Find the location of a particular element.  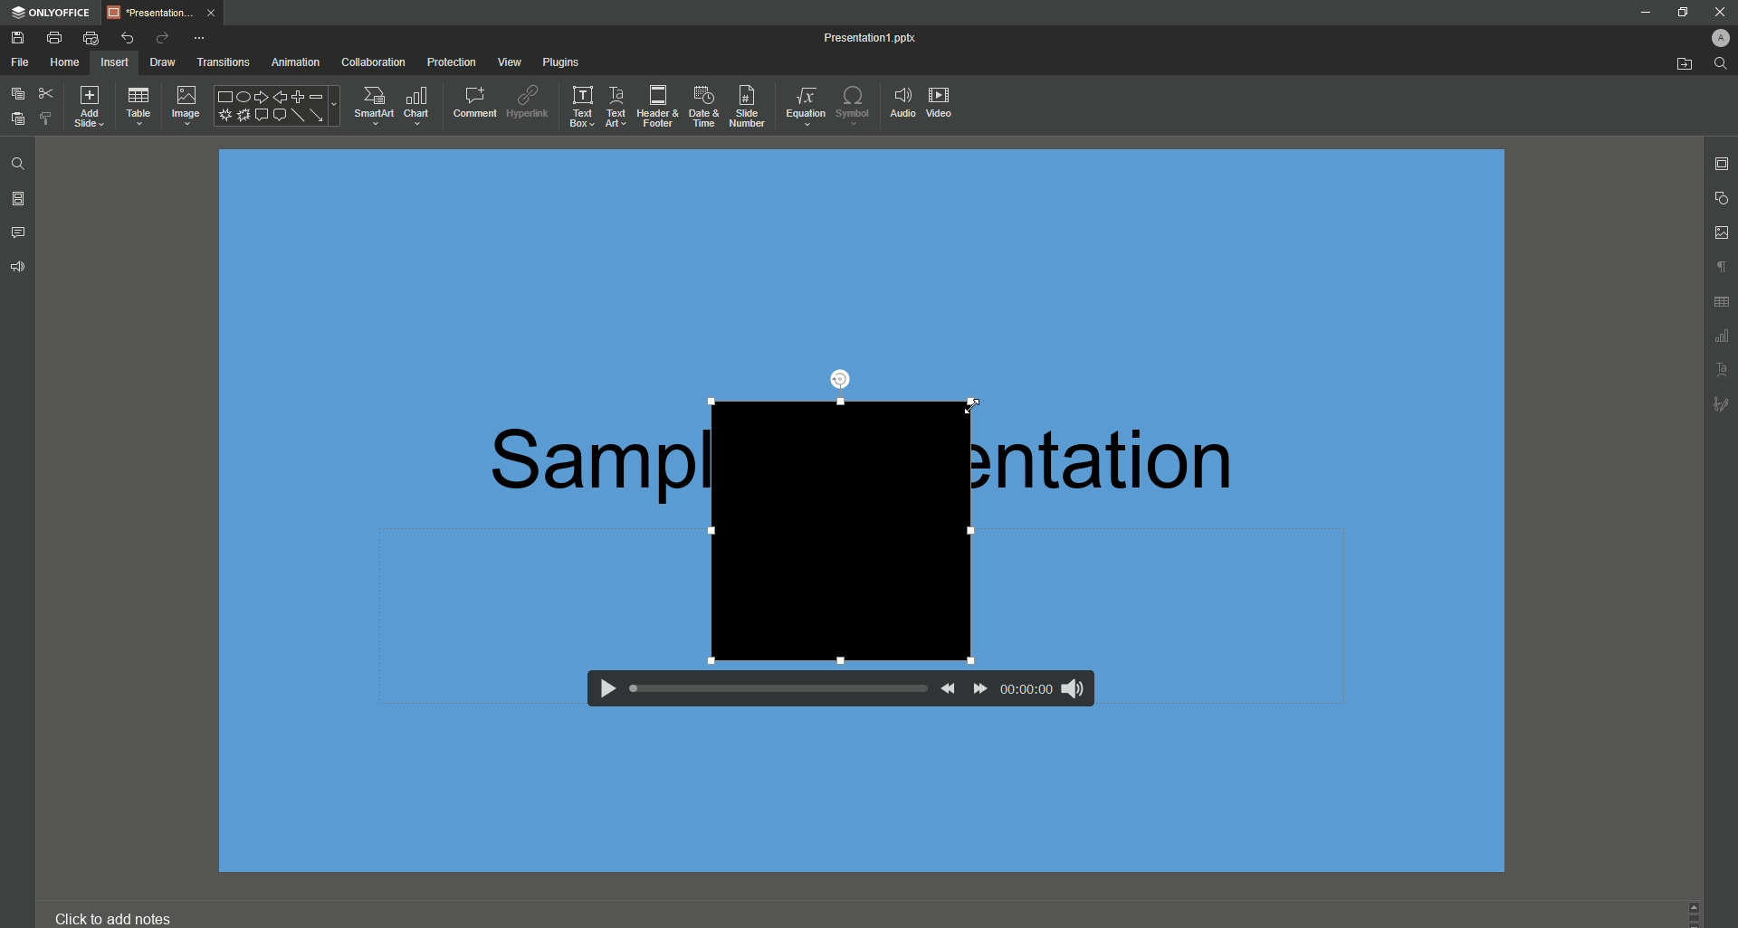

Quick Print is located at coordinates (91, 37).